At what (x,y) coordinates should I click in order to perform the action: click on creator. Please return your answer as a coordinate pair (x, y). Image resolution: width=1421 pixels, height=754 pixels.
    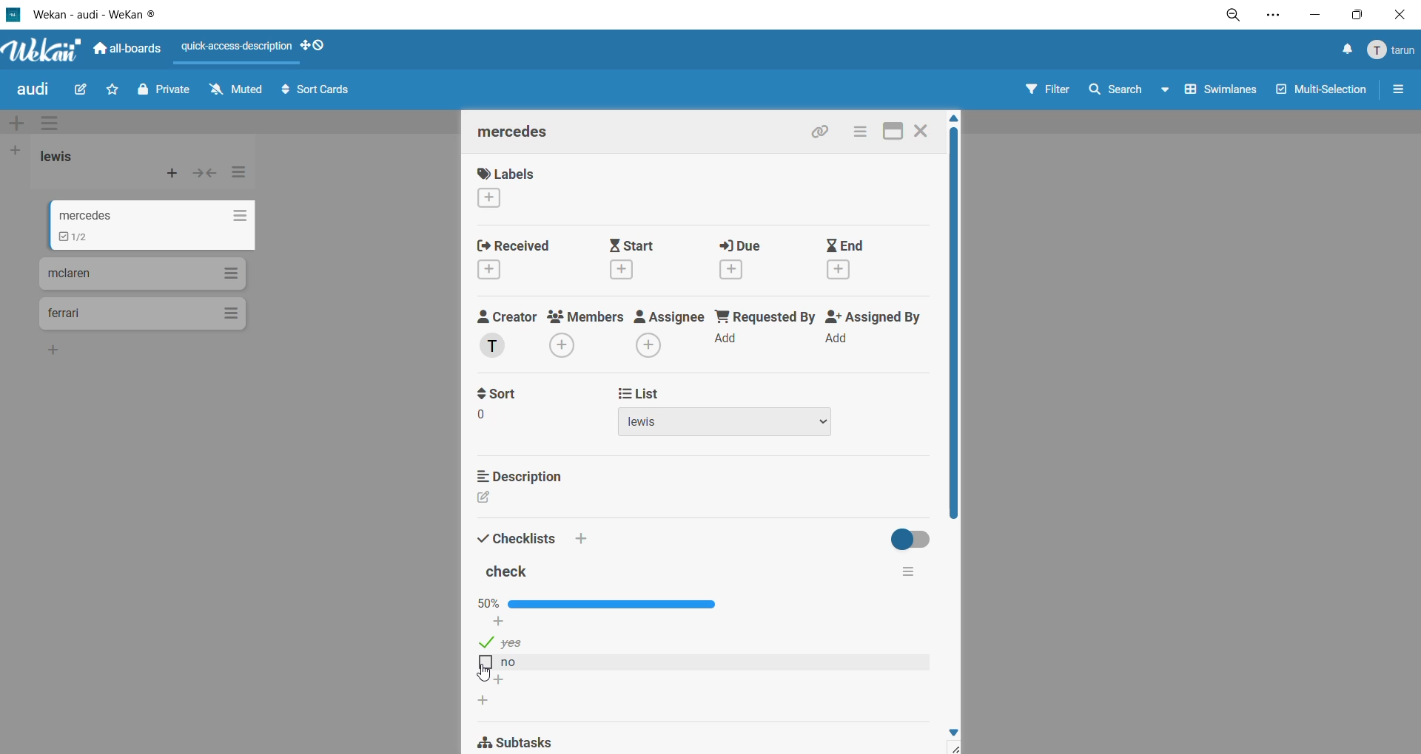
    Looking at the image, I should click on (508, 333).